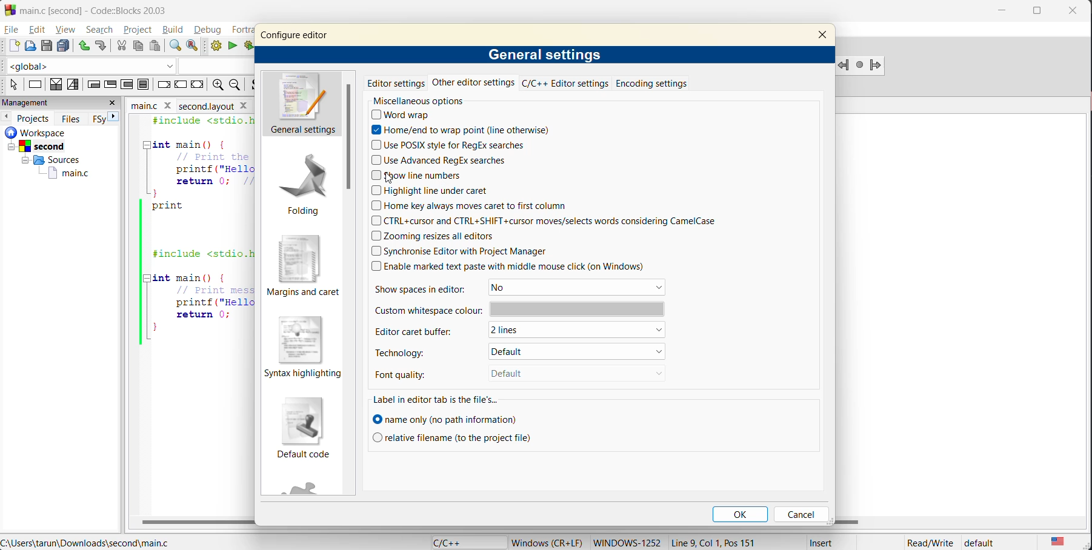  Describe the element at coordinates (422, 176) in the screenshot. I see `show line numbers` at that location.